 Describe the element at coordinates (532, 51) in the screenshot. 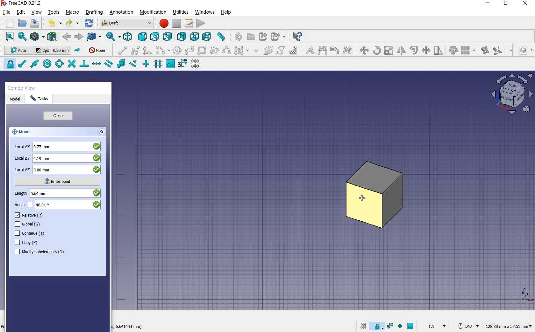

I see `draft utility tools` at that location.